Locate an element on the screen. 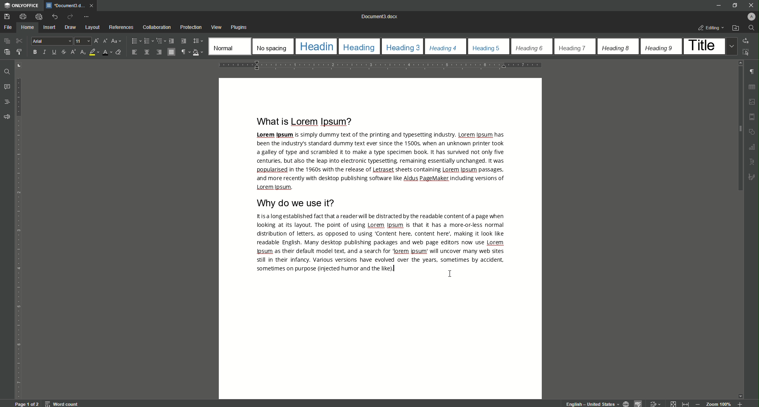  Title is located at coordinates (702, 45).